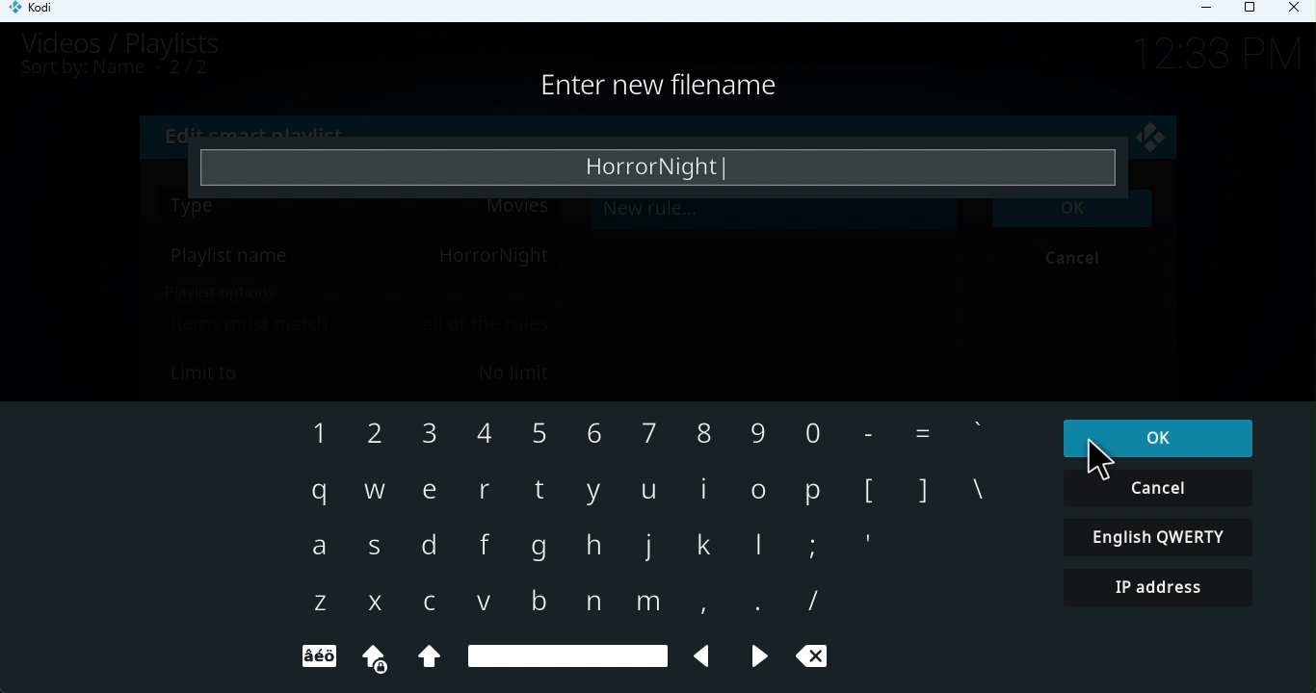 The width and height of the screenshot is (1316, 693). What do you see at coordinates (1158, 485) in the screenshot?
I see `Cancel` at bounding box center [1158, 485].